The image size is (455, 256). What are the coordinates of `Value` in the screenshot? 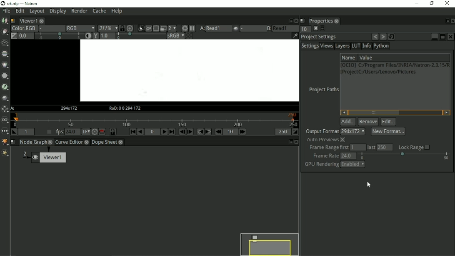 It's located at (367, 57).